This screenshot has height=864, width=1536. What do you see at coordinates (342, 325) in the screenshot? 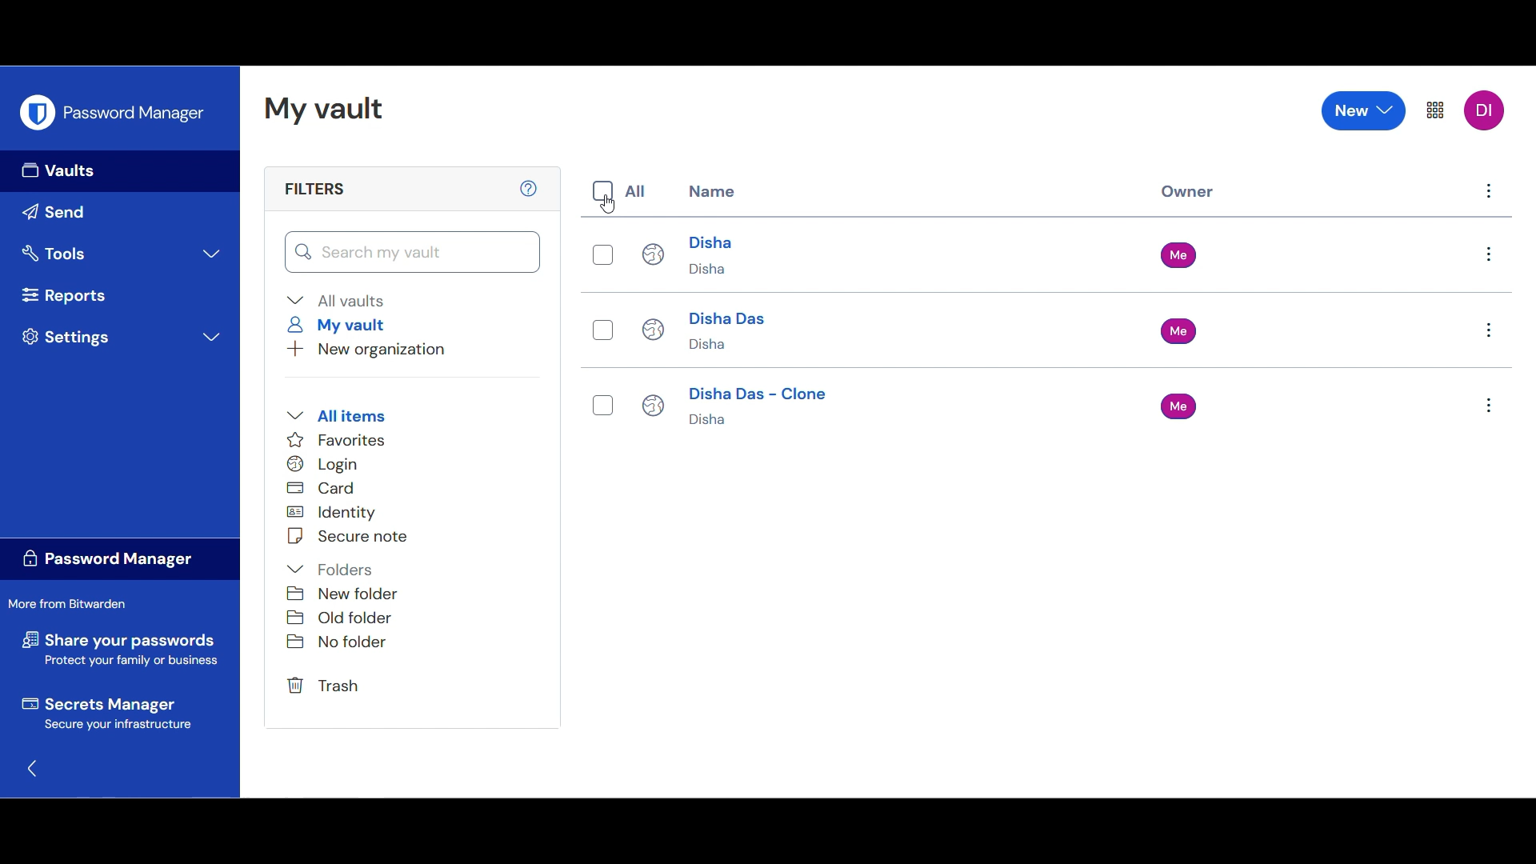
I see `My vault` at bounding box center [342, 325].